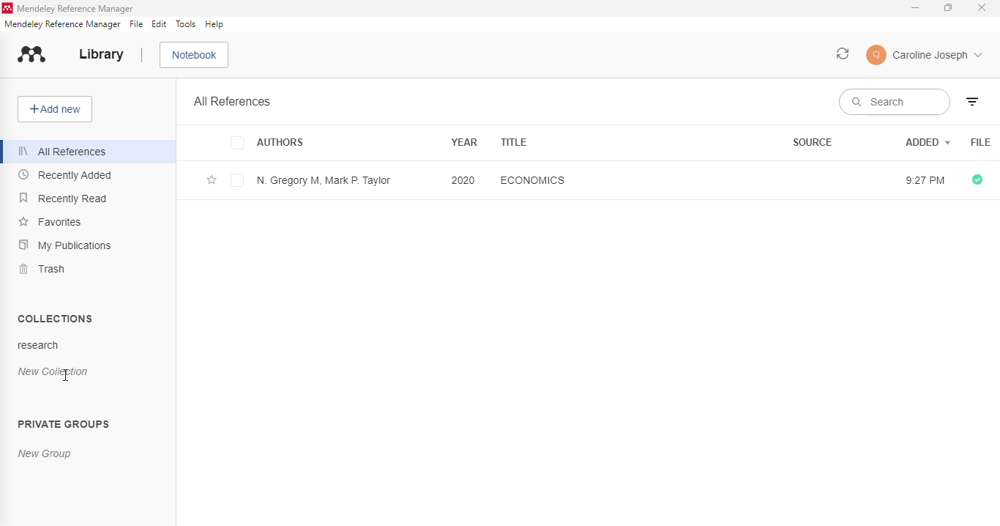  Describe the element at coordinates (38, 345) in the screenshot. I see `research` at that location.